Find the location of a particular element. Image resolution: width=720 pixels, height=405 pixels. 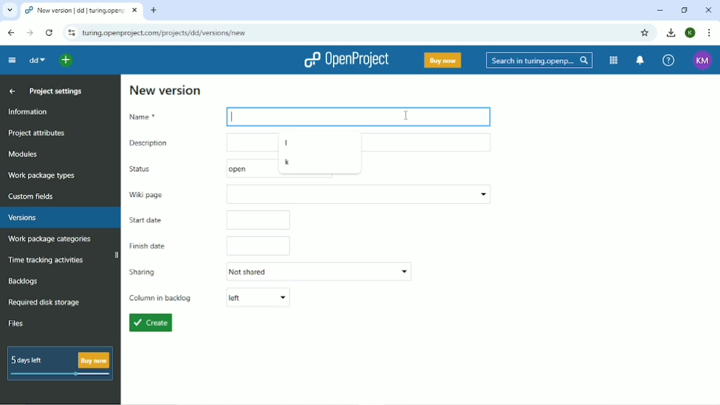

5 days left is located at coordinates (59, 364).